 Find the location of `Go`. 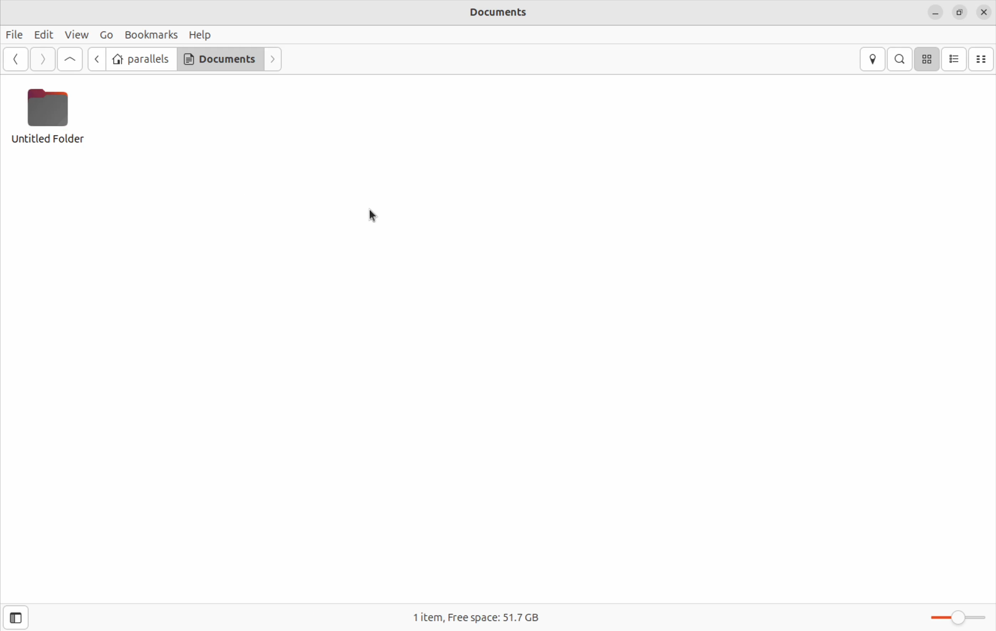

Go is located at coordinates (107, 36).